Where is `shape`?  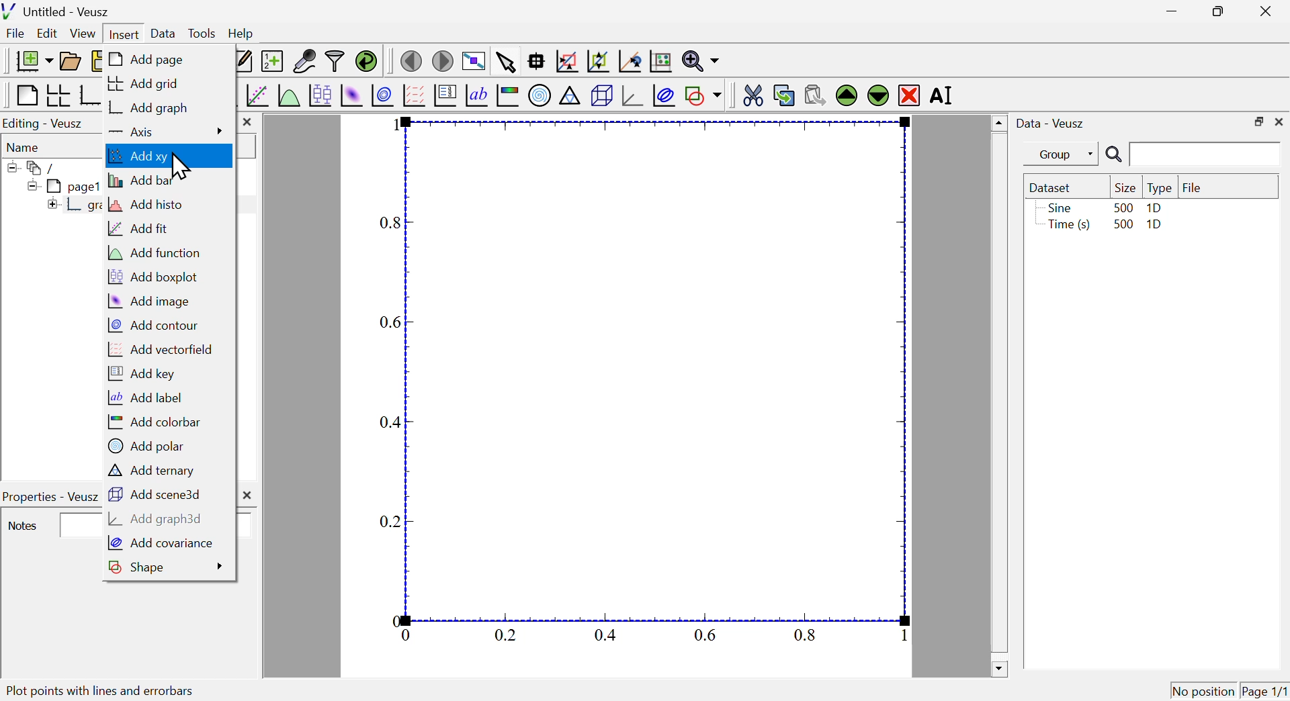
shape is located at coordinates (167, 568).